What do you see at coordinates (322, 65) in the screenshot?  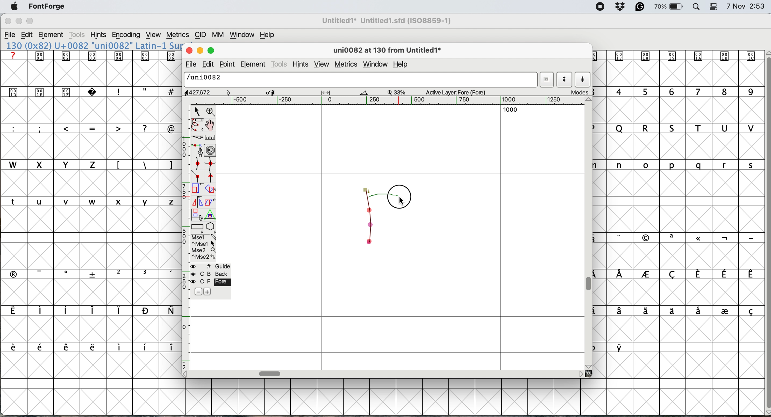 I see `view` at bounding box center [322, 65].